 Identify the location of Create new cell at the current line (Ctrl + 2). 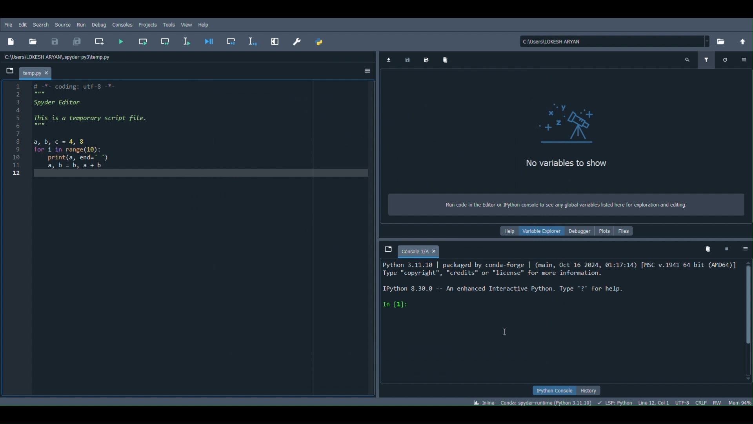
(99, 40).